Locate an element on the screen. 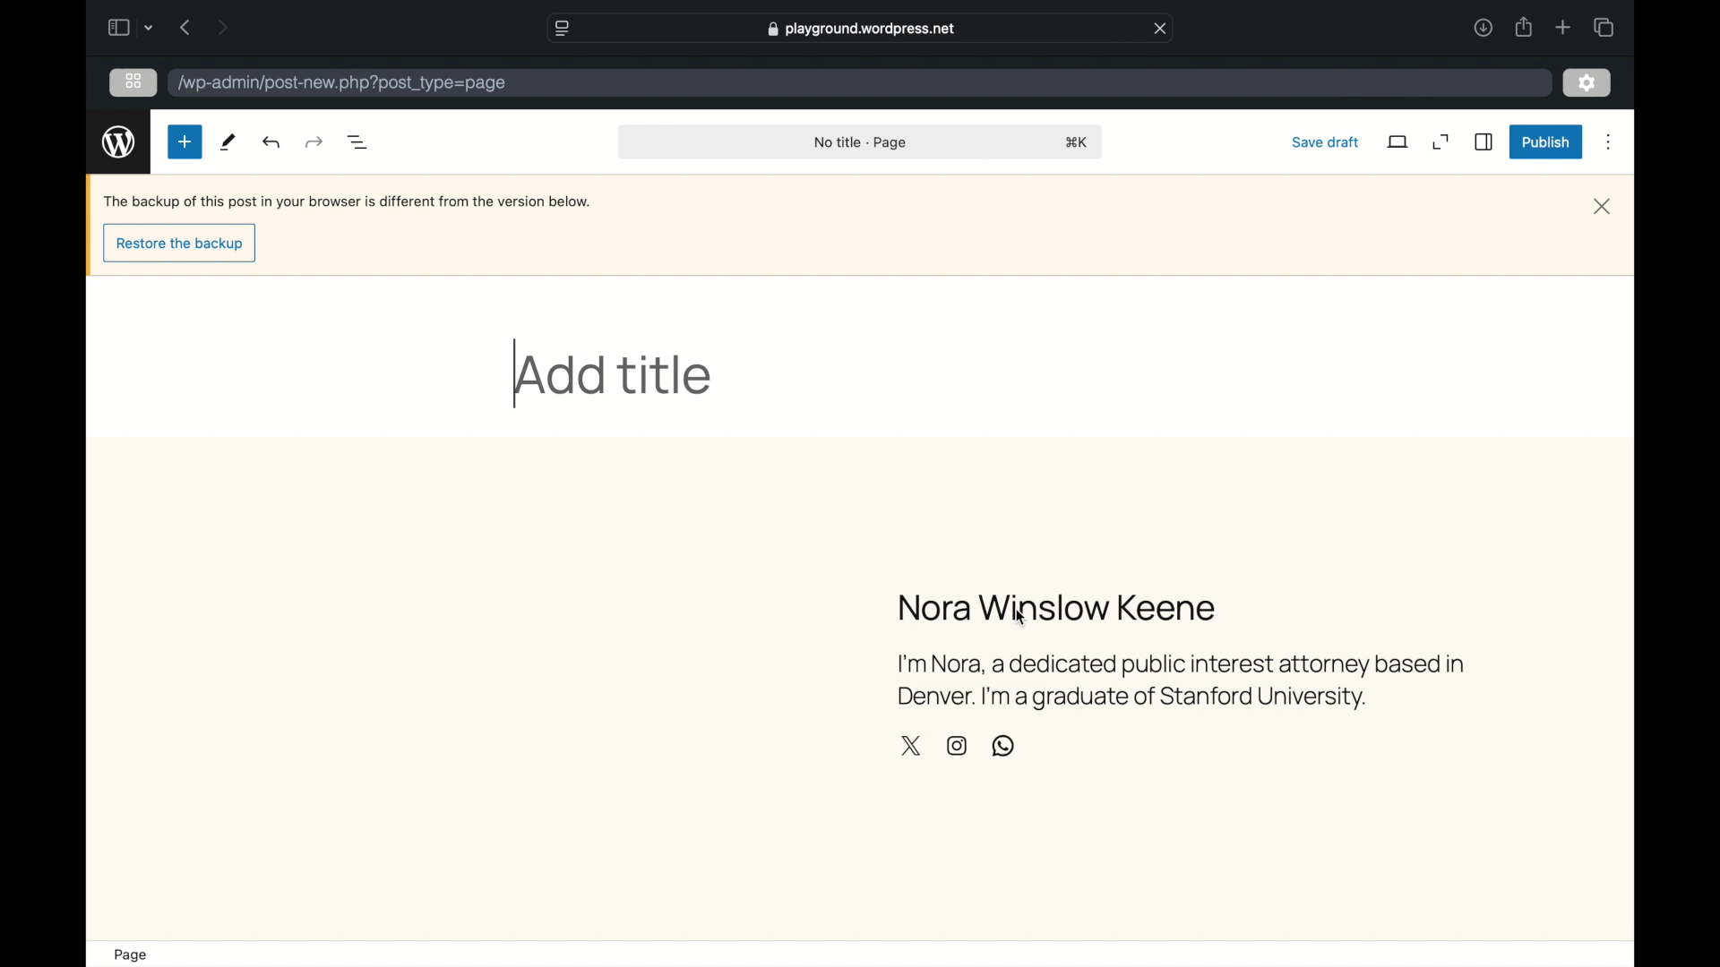  cursor is located at coordinates (1020, 620).